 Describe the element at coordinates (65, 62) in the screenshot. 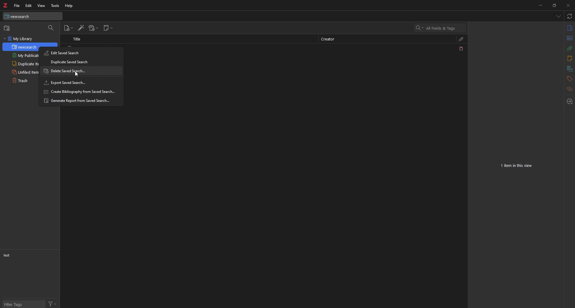

I see `Duplicate Saved Search` at that location.